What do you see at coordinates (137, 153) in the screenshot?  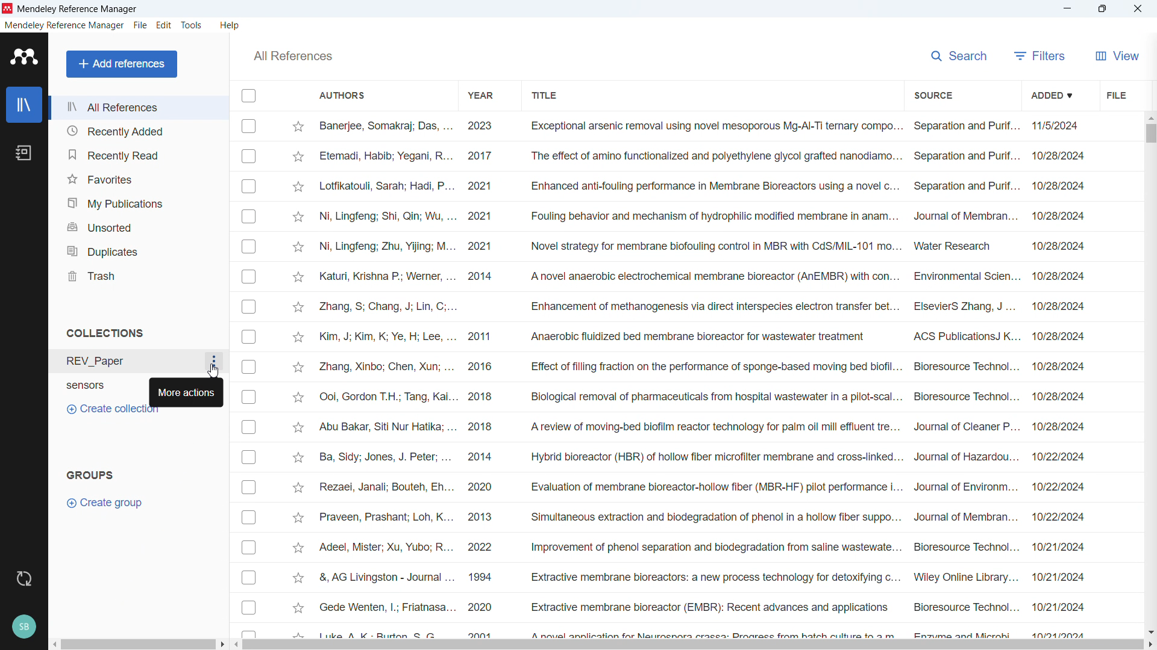 I see `Recently read ` at bounding box center [137, 153].